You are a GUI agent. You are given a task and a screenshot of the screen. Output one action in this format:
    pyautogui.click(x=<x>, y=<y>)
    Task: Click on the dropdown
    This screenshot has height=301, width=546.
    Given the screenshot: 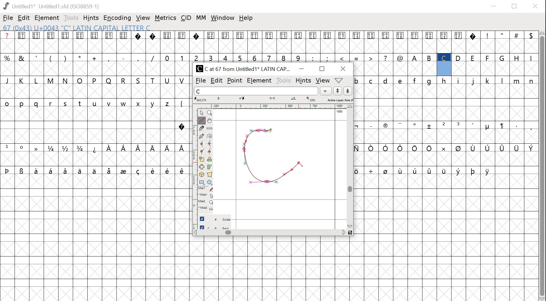 What is the action you would take?
    pyautogui.click(x=340, y=80)
    